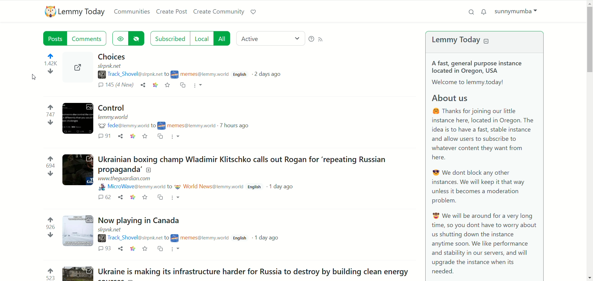  I want to click on poster image, so click(175, 74).